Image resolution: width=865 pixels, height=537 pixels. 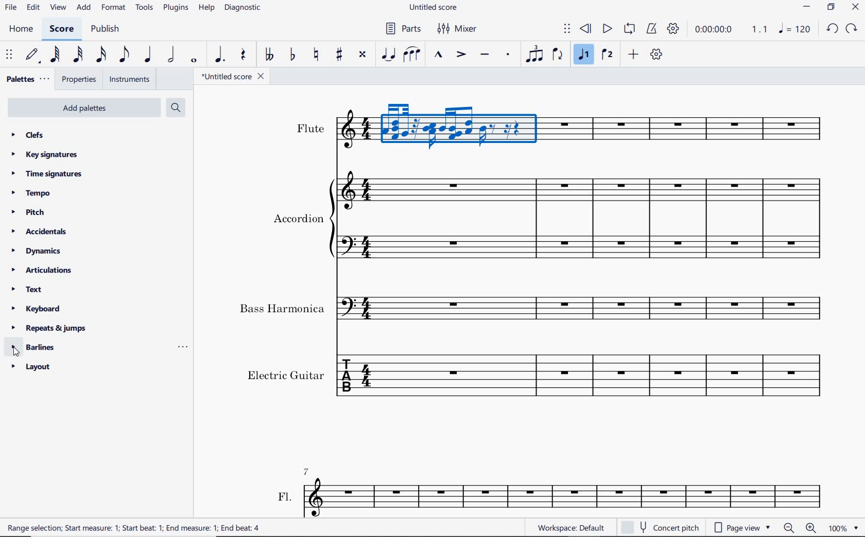 What do you see at coordinates (47, 174) in the screenshot?
I see `time signatures` at bounding box center [47, 174].